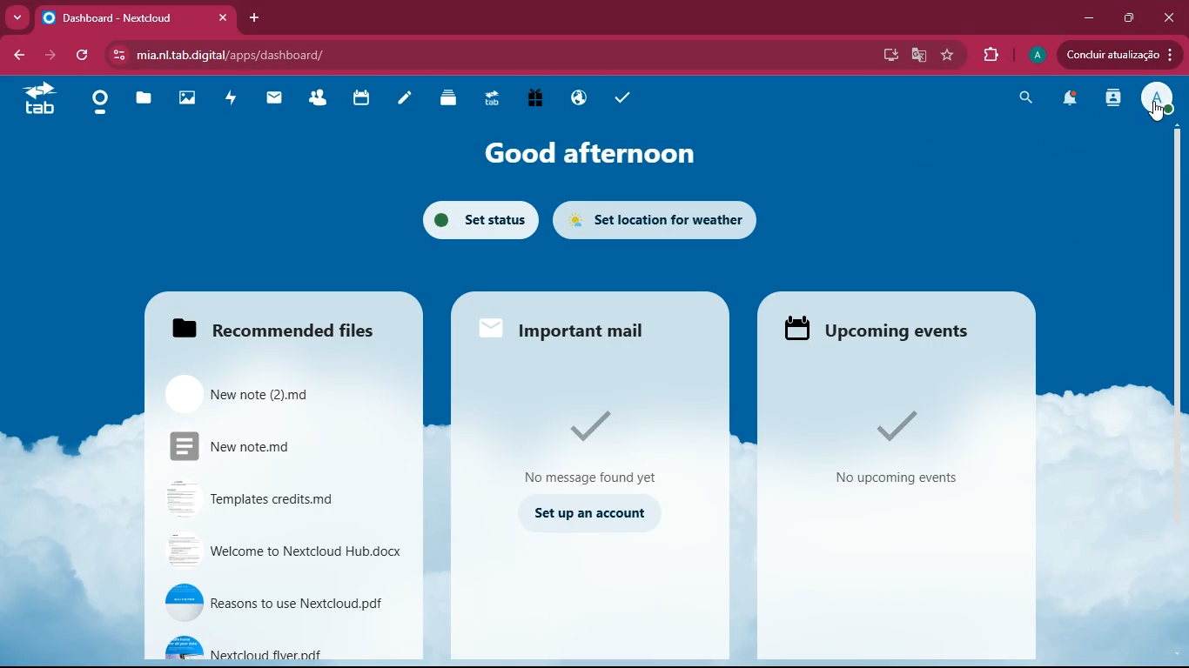 The height and width of the screenshot is (668, 1189). Describe the element at coordinates (1172, 278) in the screenshot. I see `scroll bar` at that location.